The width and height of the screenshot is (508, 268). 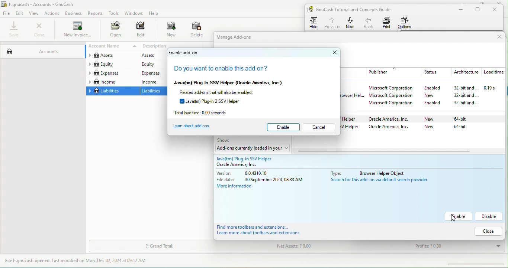 I want to click on file, so click(x=7, y=14).